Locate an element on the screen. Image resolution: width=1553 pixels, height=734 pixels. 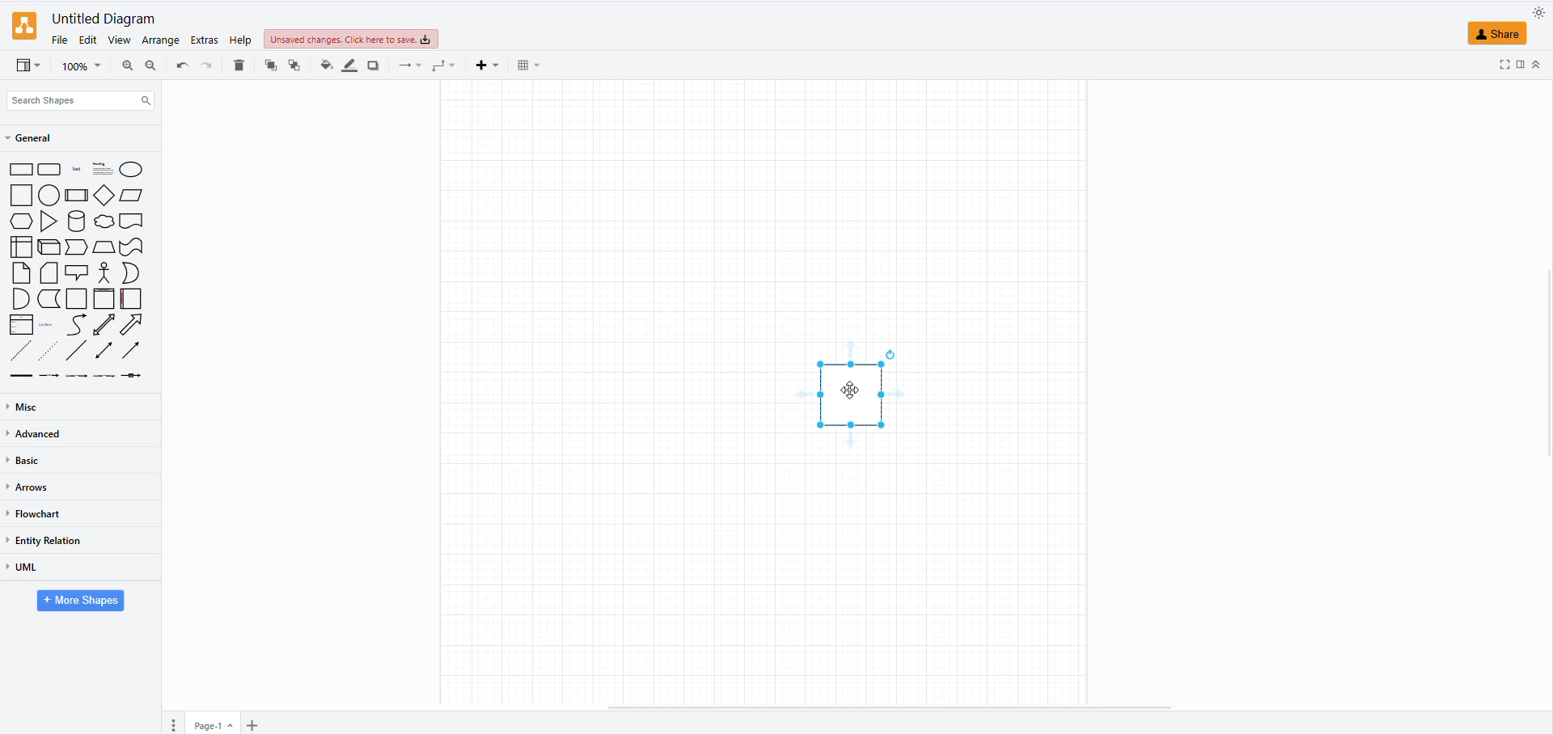
connector with 2 labels is located at coordinates (77, 378).